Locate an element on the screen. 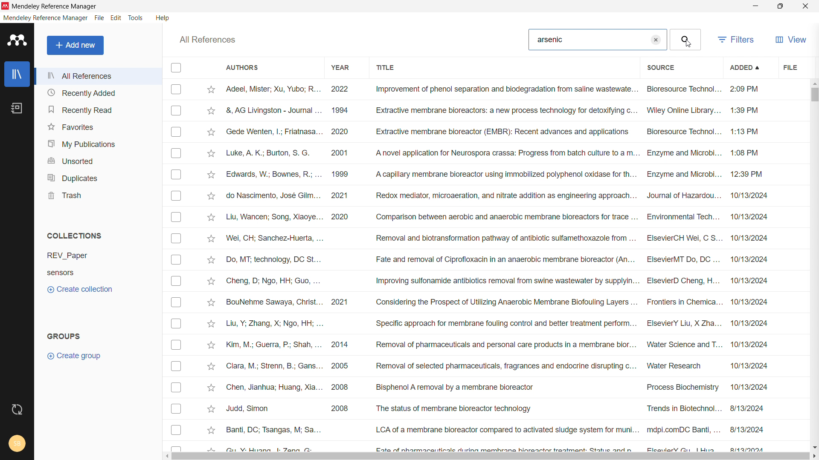 This screenshot has height=460, width=819. Checkbox is located at coordinates (176, 388).